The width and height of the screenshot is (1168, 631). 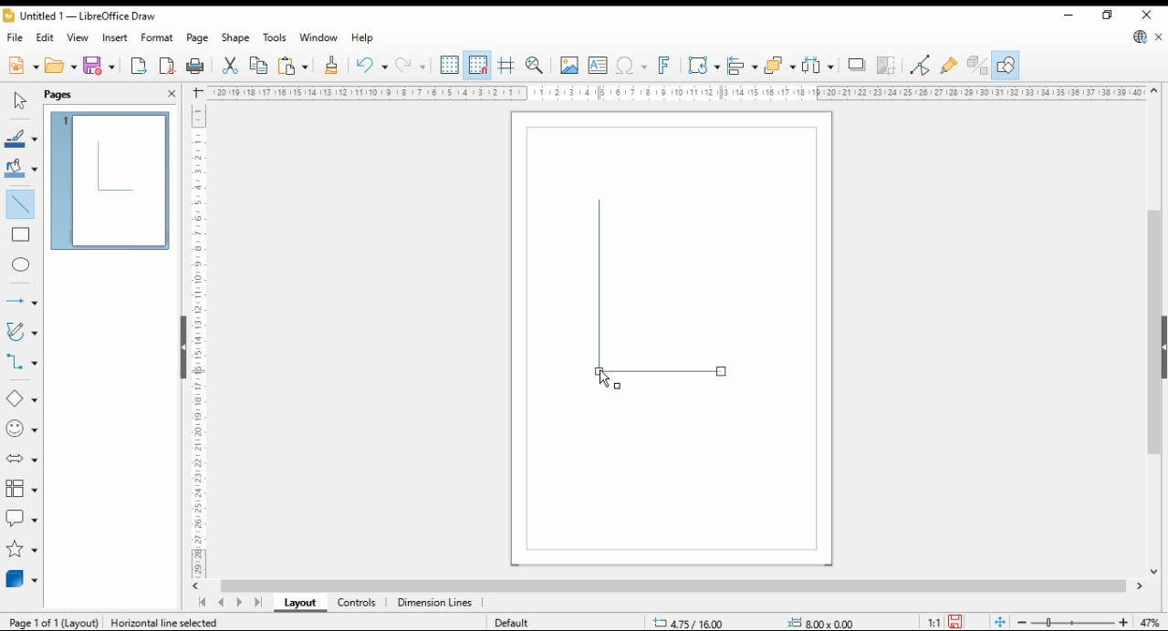 I want to click on ellipse, so click(x=23, y=264).